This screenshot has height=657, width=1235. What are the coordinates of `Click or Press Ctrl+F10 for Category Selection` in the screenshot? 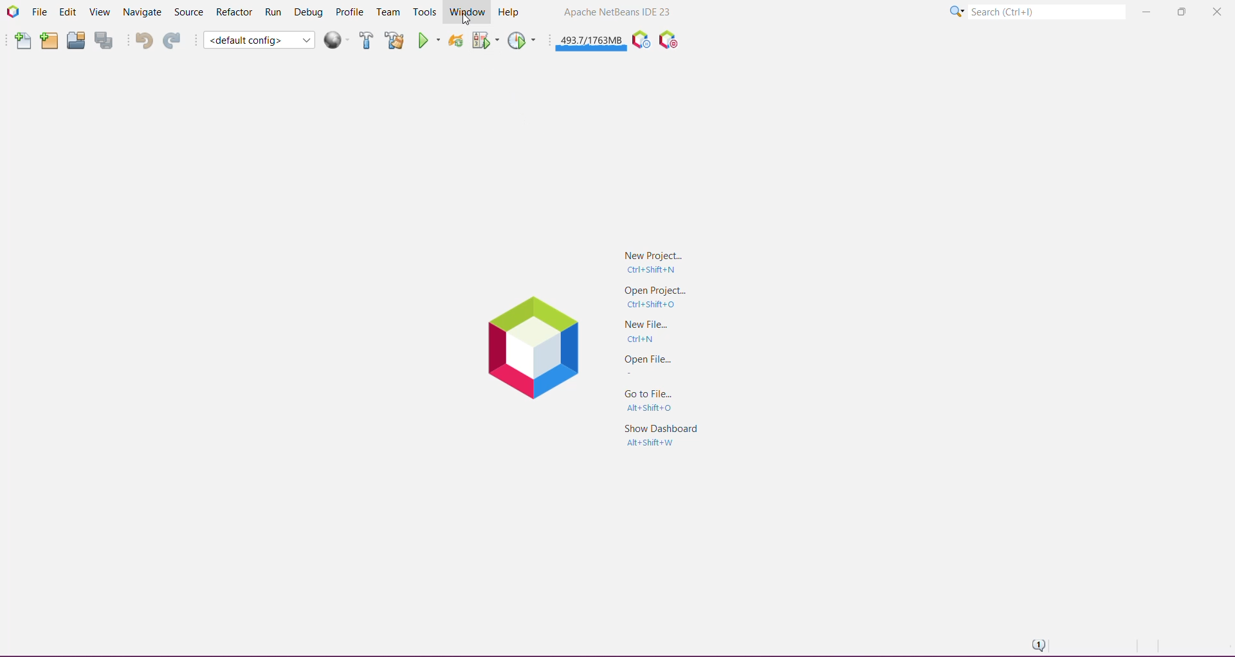 It's located at (956, 12).